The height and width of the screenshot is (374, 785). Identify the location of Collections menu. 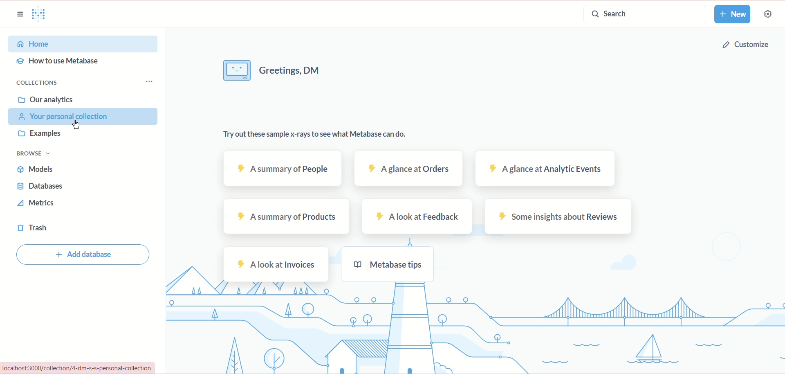
(147, 81).